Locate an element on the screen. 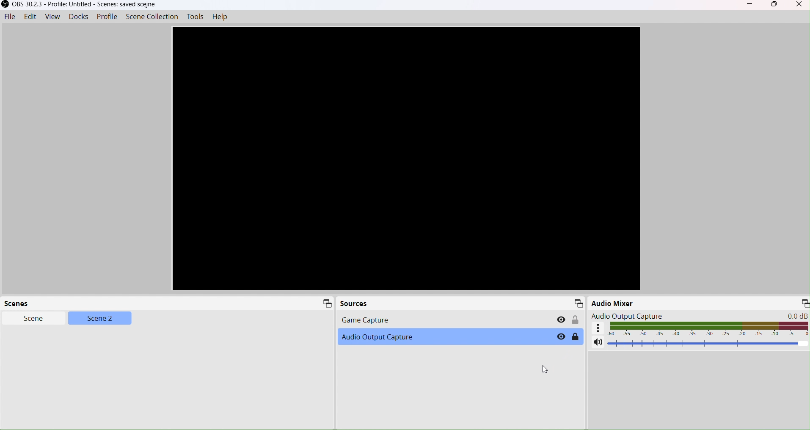  Scene Collection is located at coordinates (152, 17).